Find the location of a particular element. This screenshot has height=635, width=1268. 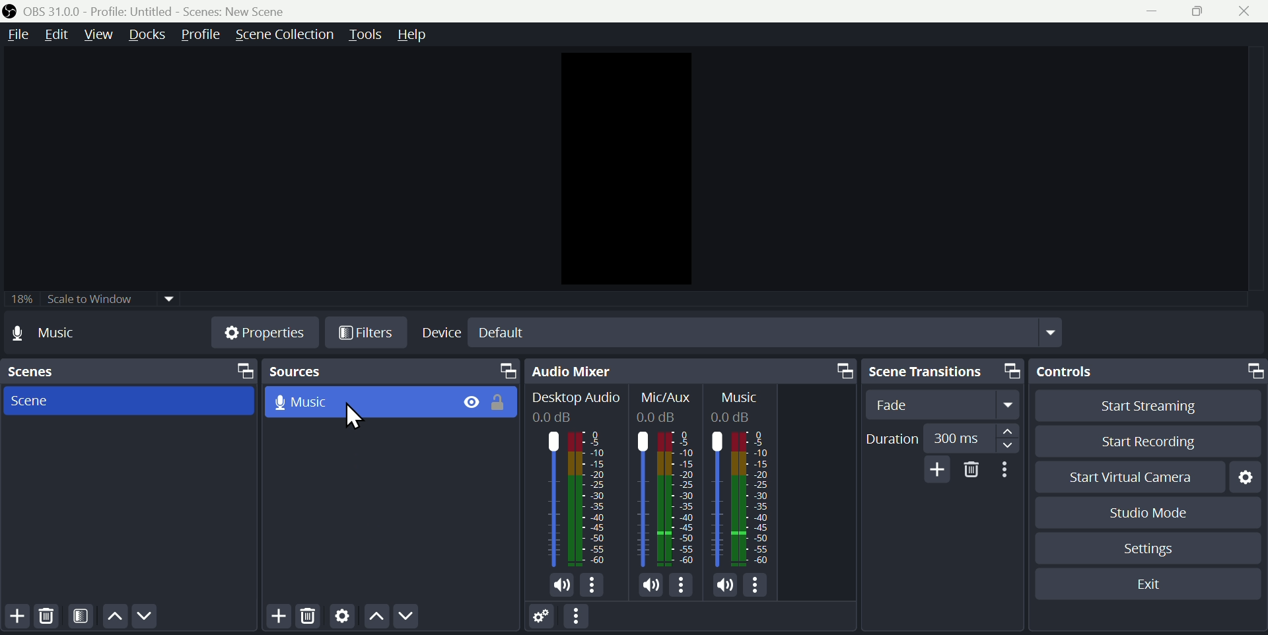

 is located at coordinates (561, 418).